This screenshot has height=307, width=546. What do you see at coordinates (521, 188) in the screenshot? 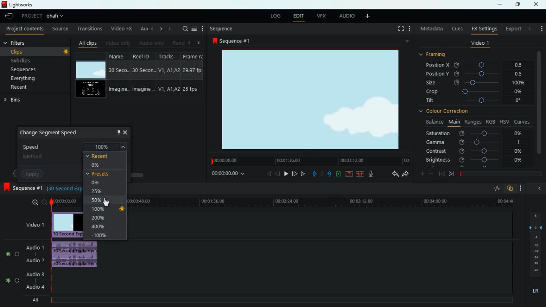
I see `more` at bounding box center [521, 188].